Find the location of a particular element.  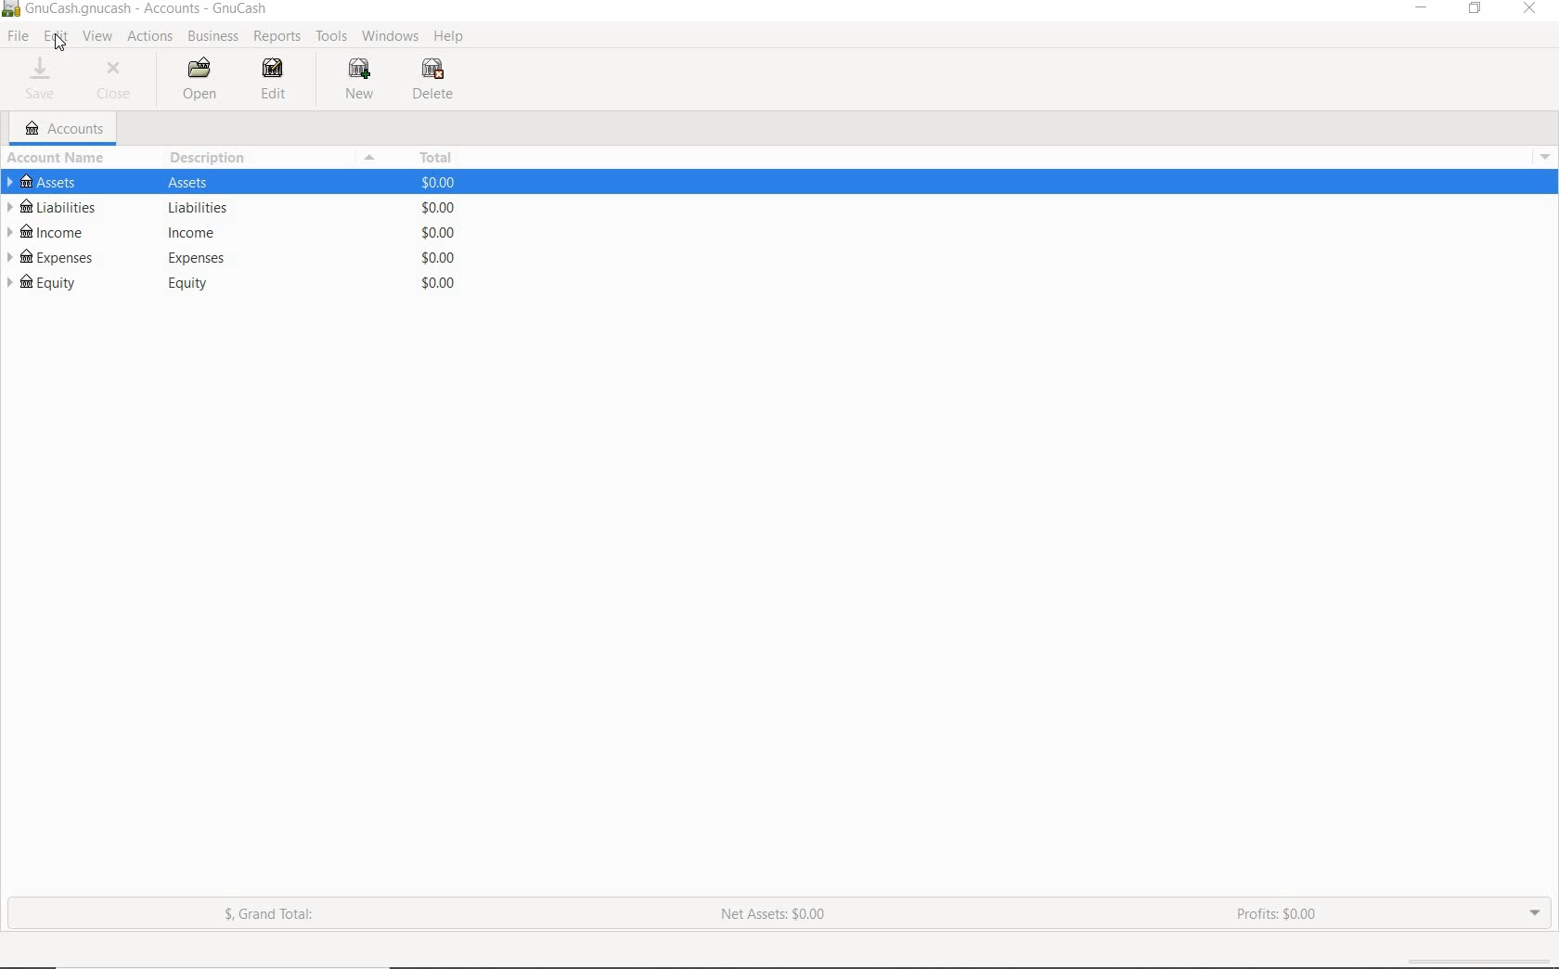

LIABILITIES is located at coordinates (228, 207).